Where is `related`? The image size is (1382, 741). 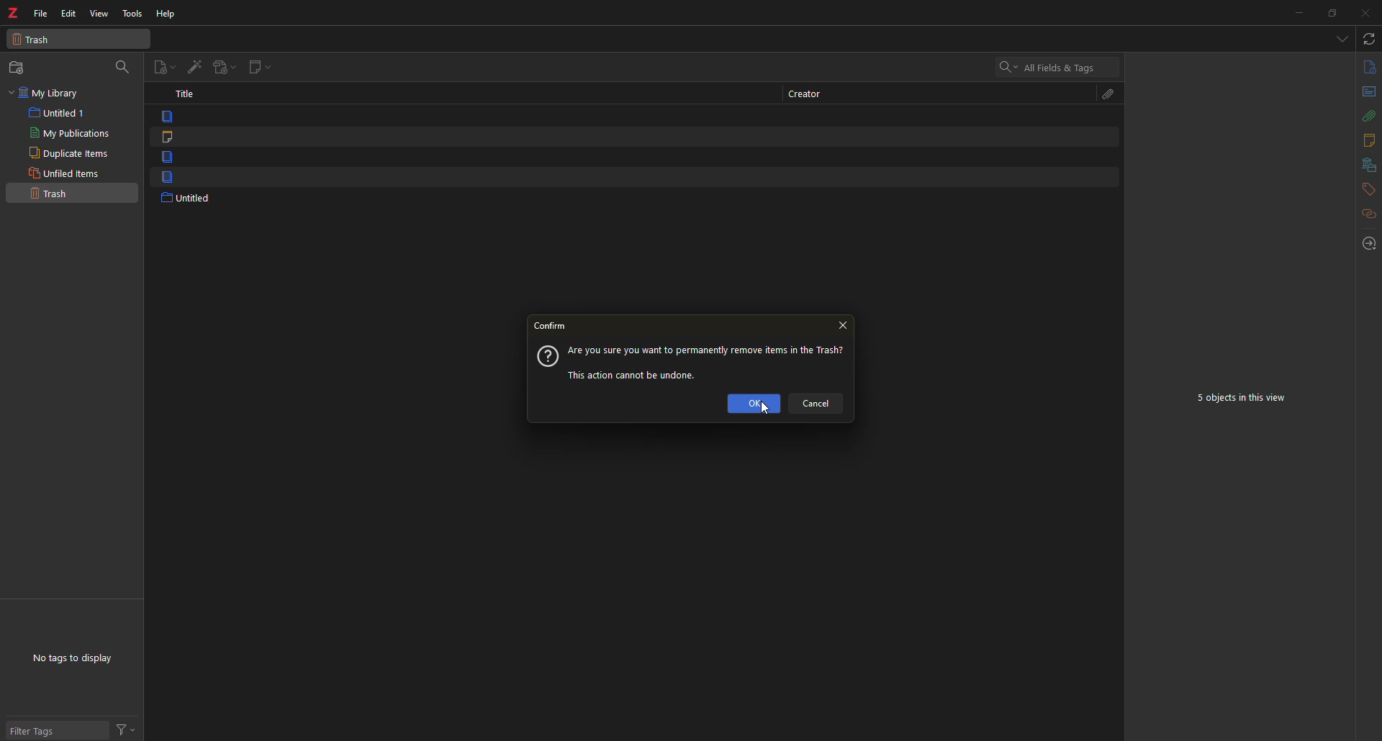 related is located at coordinates (1367, 214).